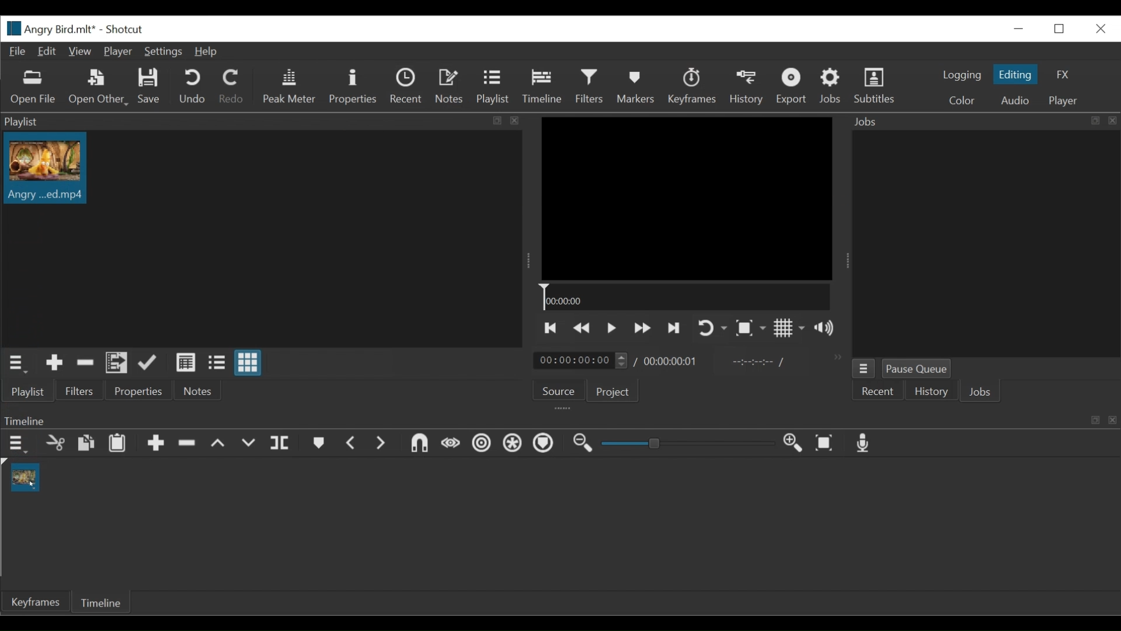  What do you see at coordinates (210, 52) in the screenshot?
I see `Help` at bounding box center [210, 52].